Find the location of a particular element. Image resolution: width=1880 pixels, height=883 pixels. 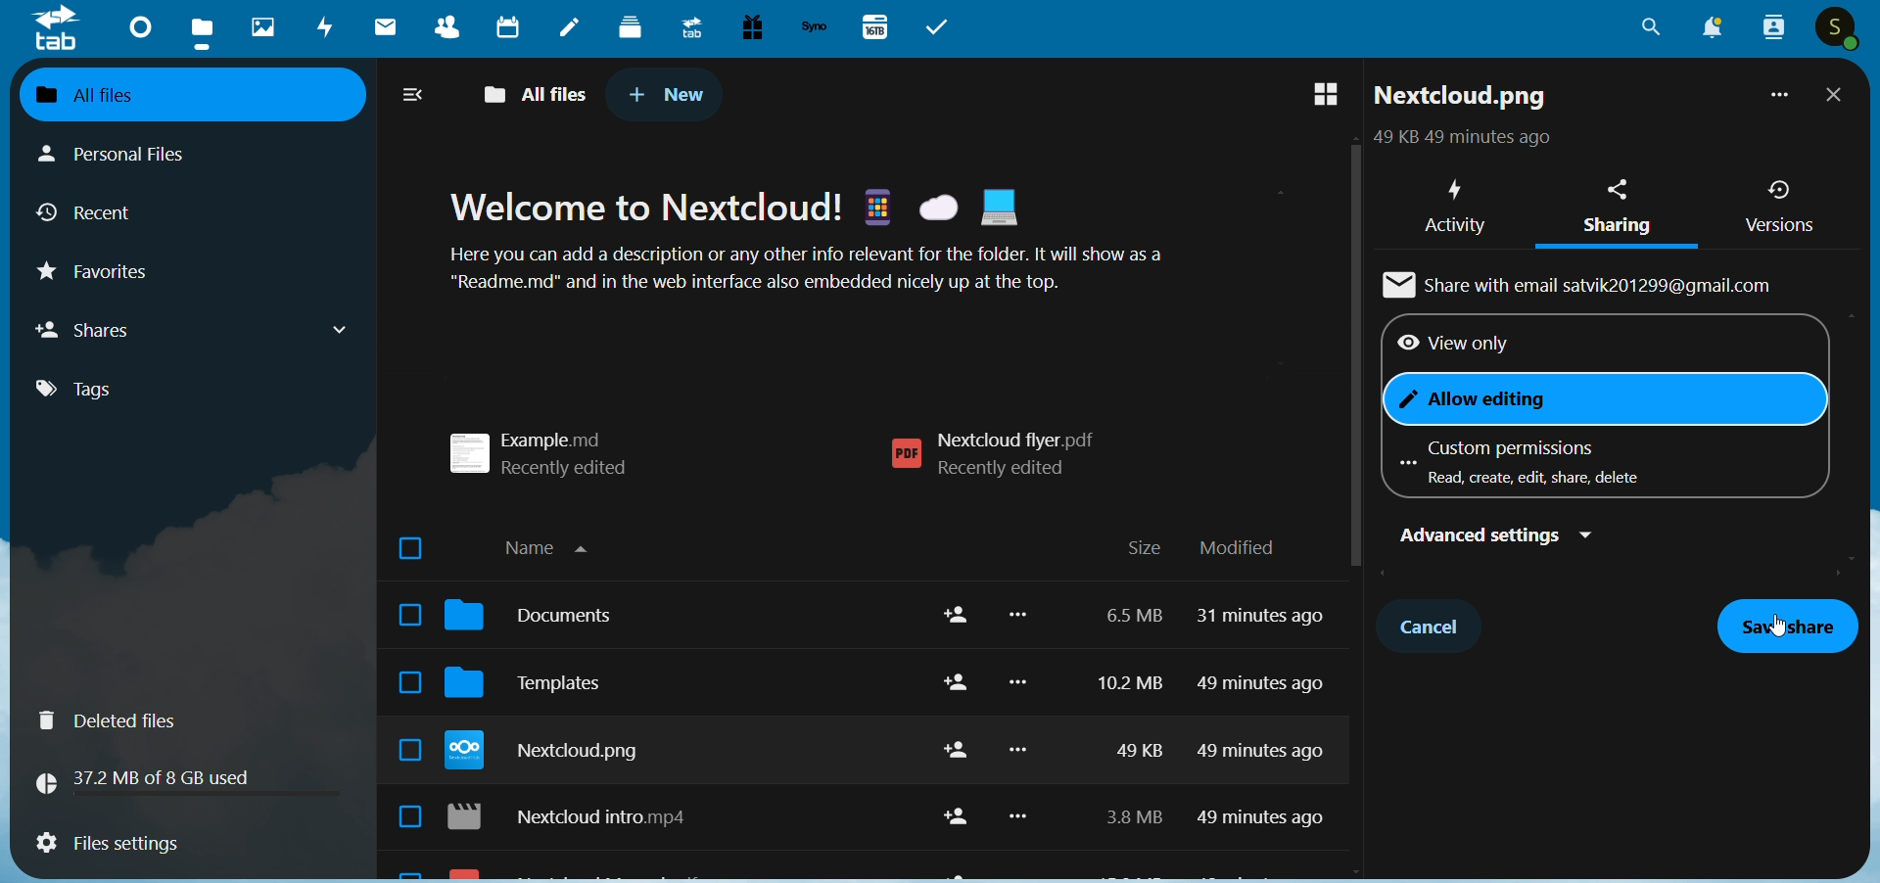

more is located at coordinates (1022, 727).